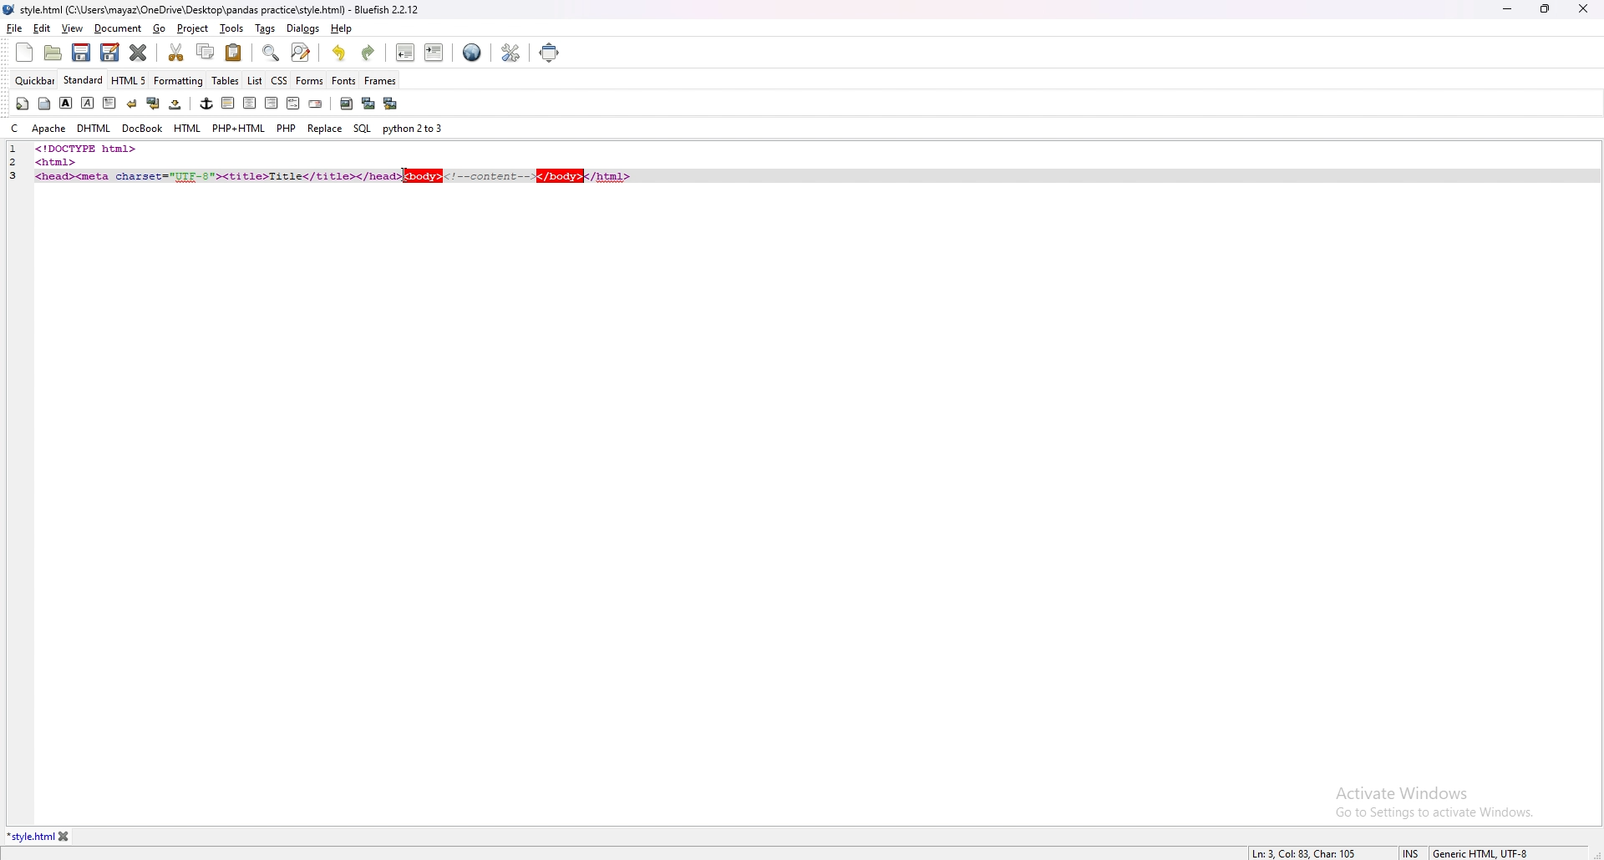 Image resolution: width=1604 pixels, height=860 pixels. Describe the element at coordinates (1583, 8) in the screenshot. I see `close` at that location.